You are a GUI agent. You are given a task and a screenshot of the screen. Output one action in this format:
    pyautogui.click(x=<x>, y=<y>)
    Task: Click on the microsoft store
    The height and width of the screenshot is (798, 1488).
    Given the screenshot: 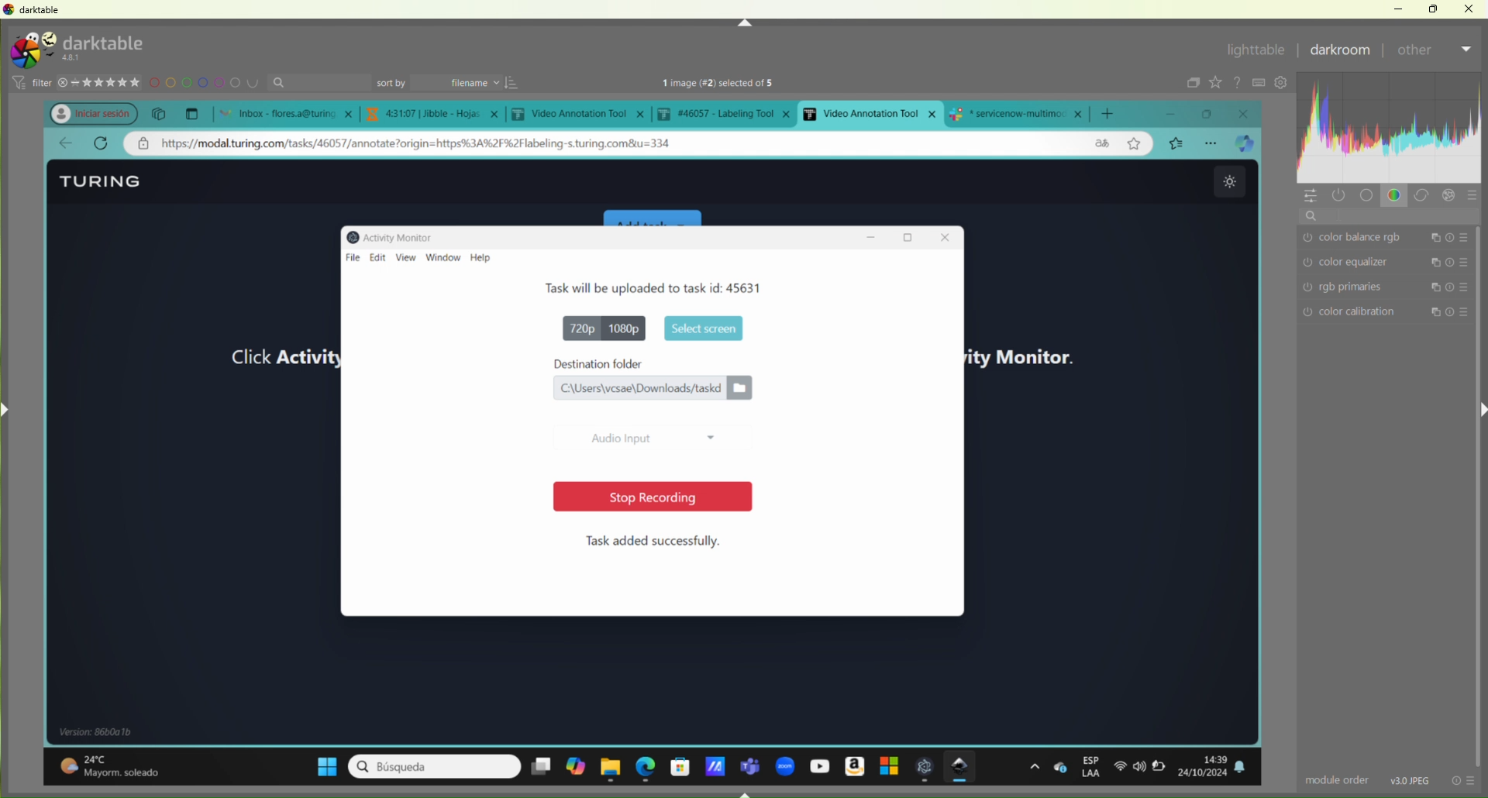 What is the action you would take?
    pyautogui.click(x=680, y=765)
    